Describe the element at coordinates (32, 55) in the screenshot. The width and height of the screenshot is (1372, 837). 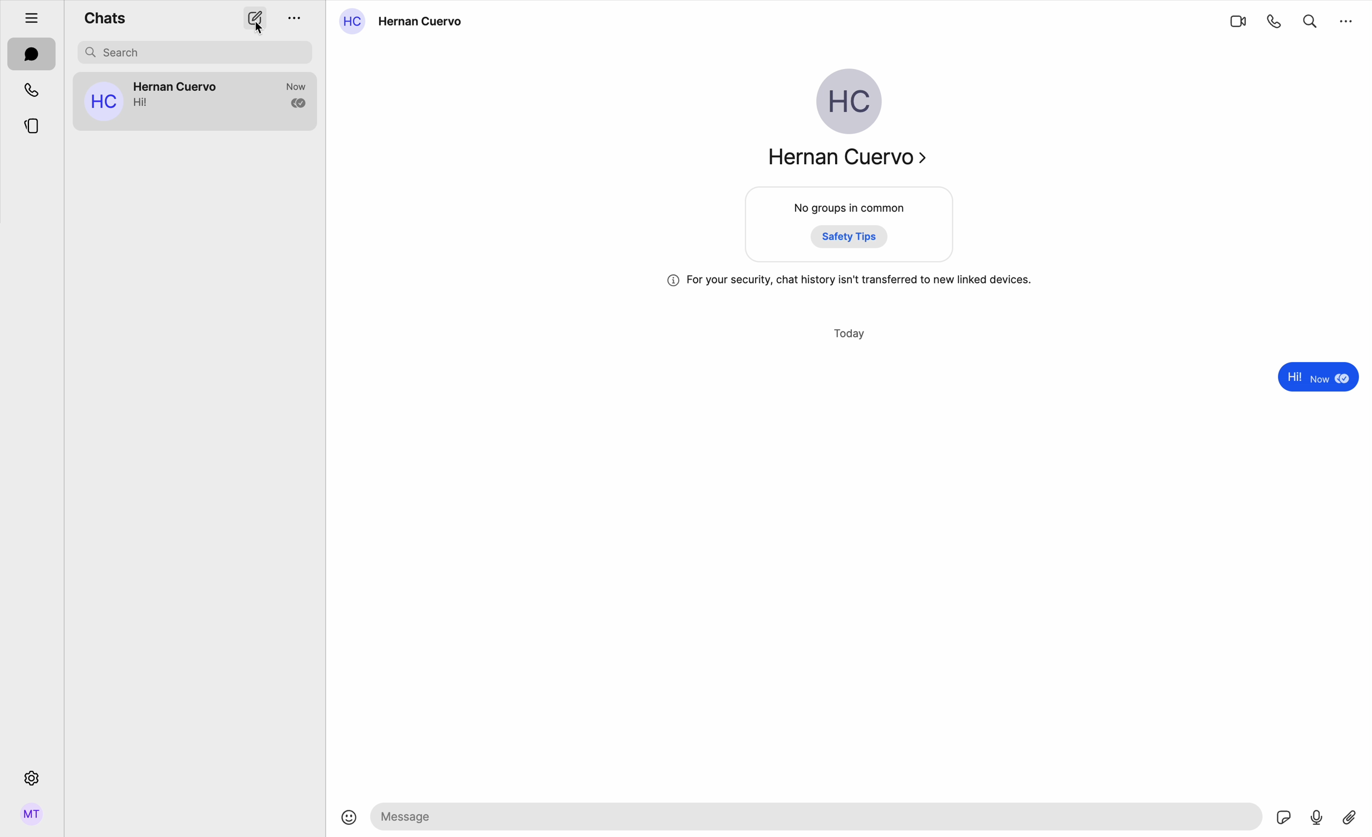
I see `chats` at that location.